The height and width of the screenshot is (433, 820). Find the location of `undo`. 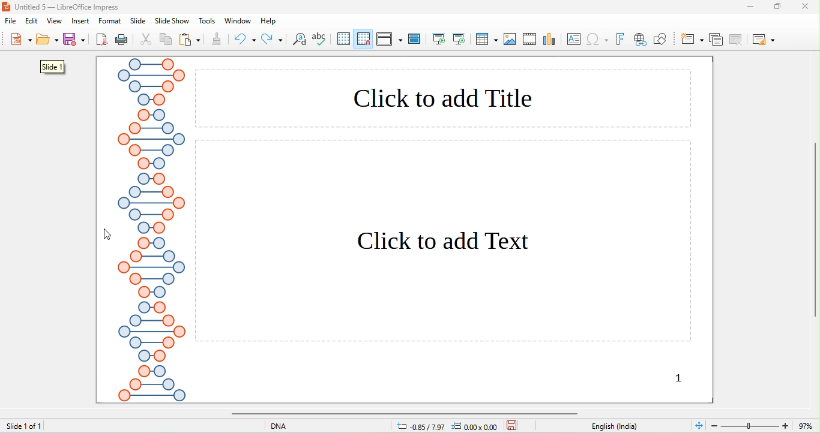

undo is located at coordinates (245, 39).